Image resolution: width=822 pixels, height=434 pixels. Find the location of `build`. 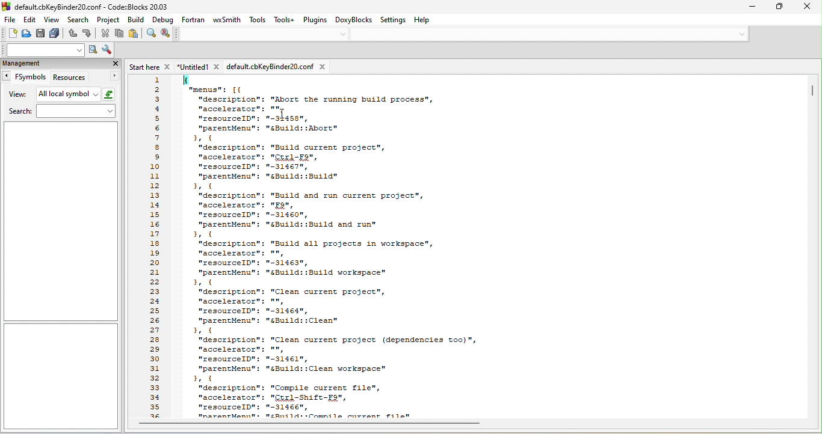

build is located at coordinates (135, 19).